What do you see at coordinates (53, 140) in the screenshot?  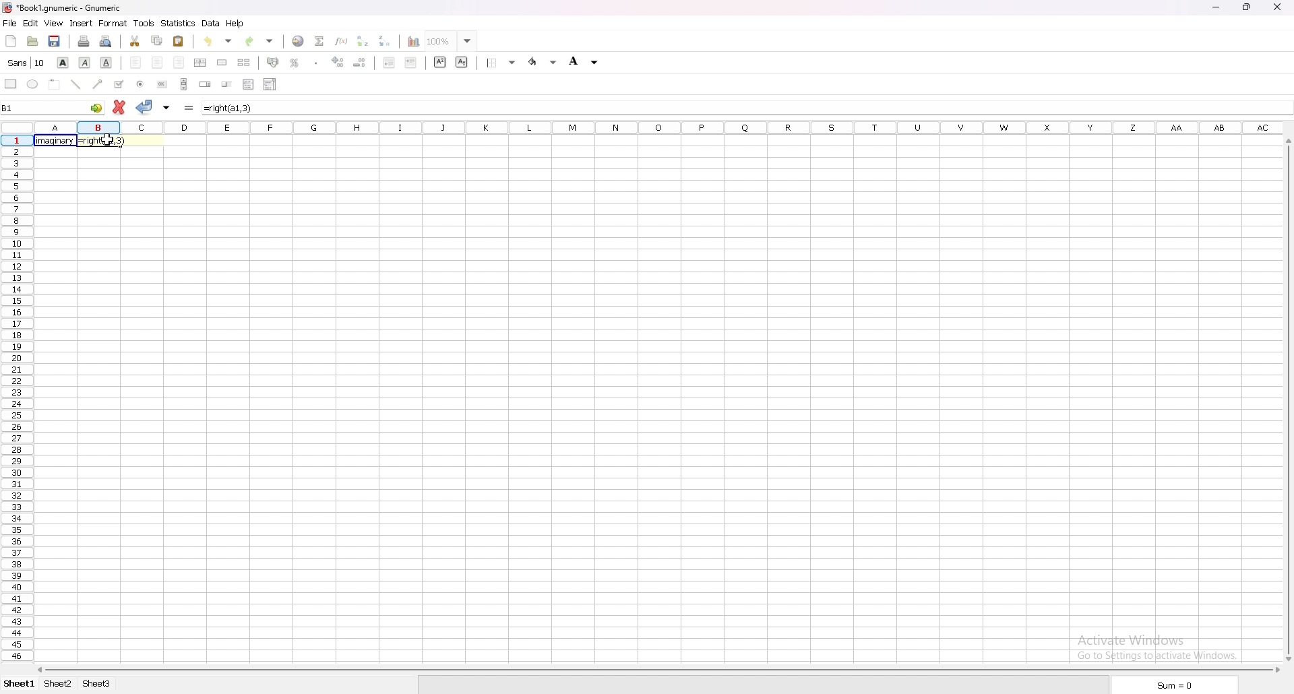 I see `word` at bounding box center [53, 140].